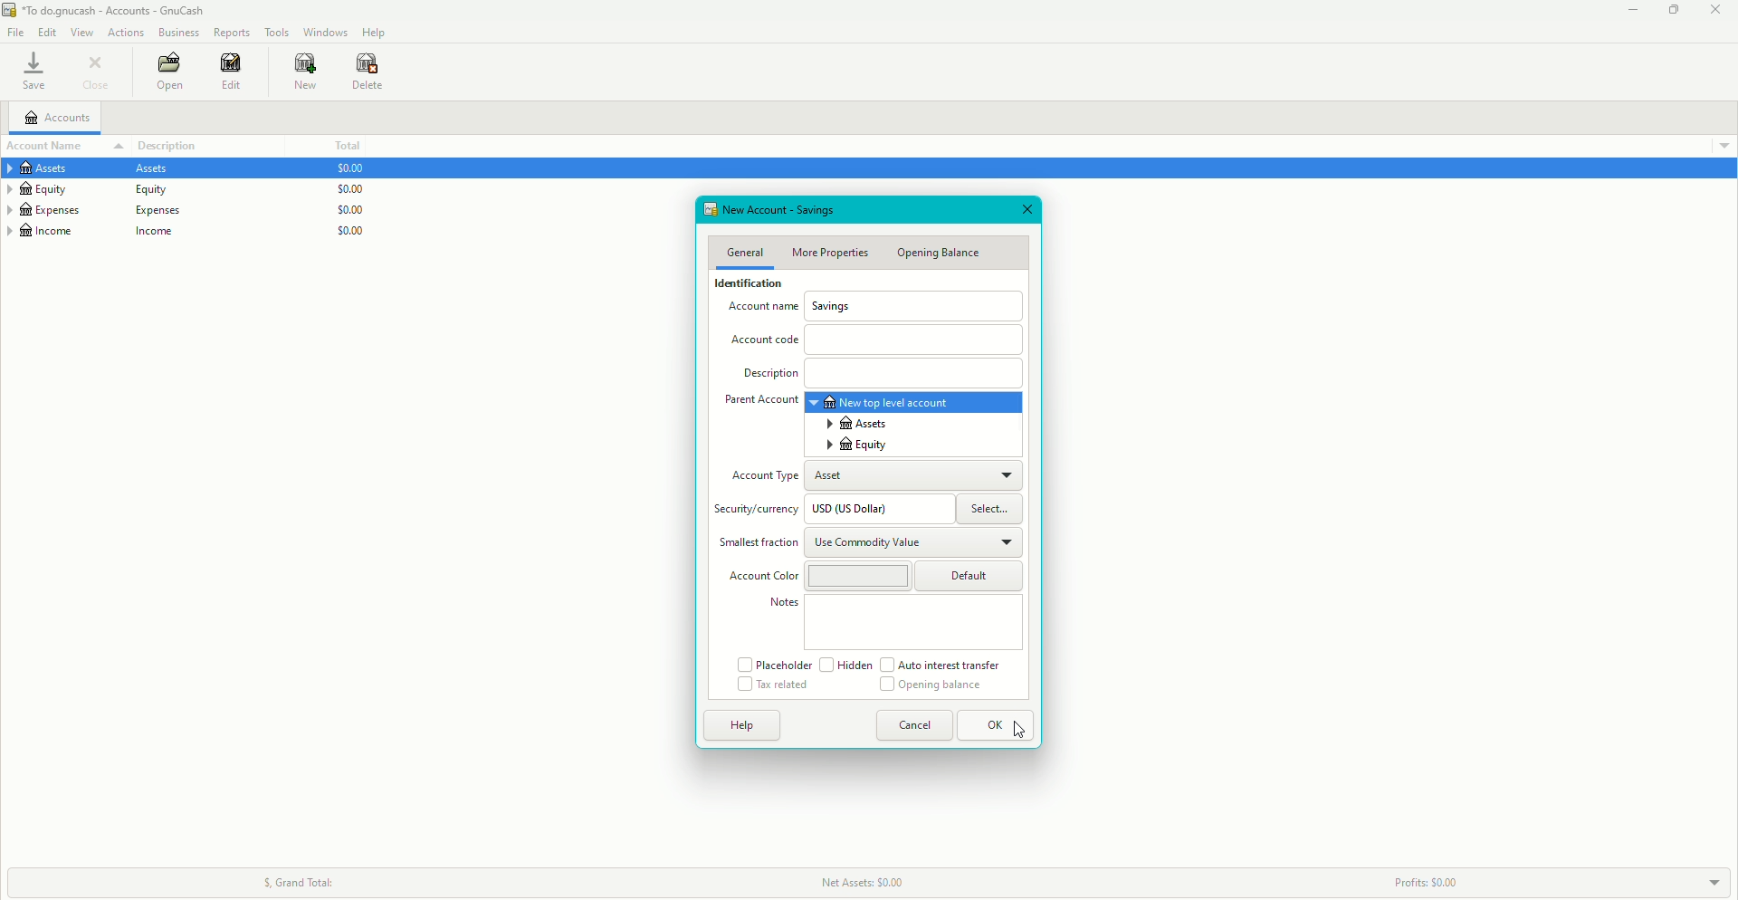 The width and height of the screenshot is (1738, 900). I want to click on Income, so click(100, 233).